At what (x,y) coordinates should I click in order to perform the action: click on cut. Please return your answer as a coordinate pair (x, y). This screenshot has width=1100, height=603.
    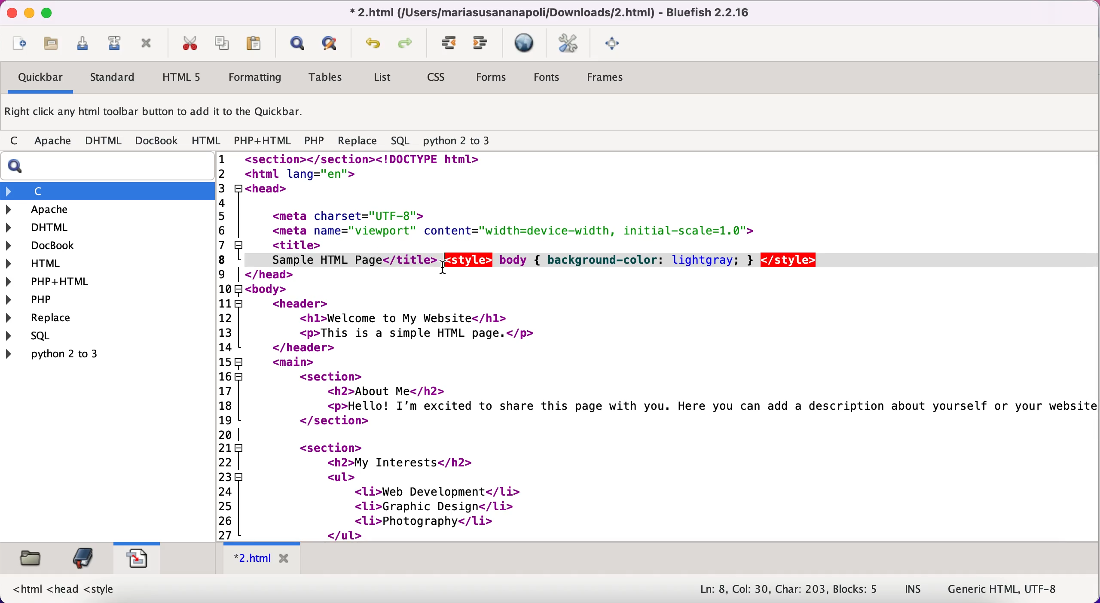
    Looking at the image, I should click on (189, 43).